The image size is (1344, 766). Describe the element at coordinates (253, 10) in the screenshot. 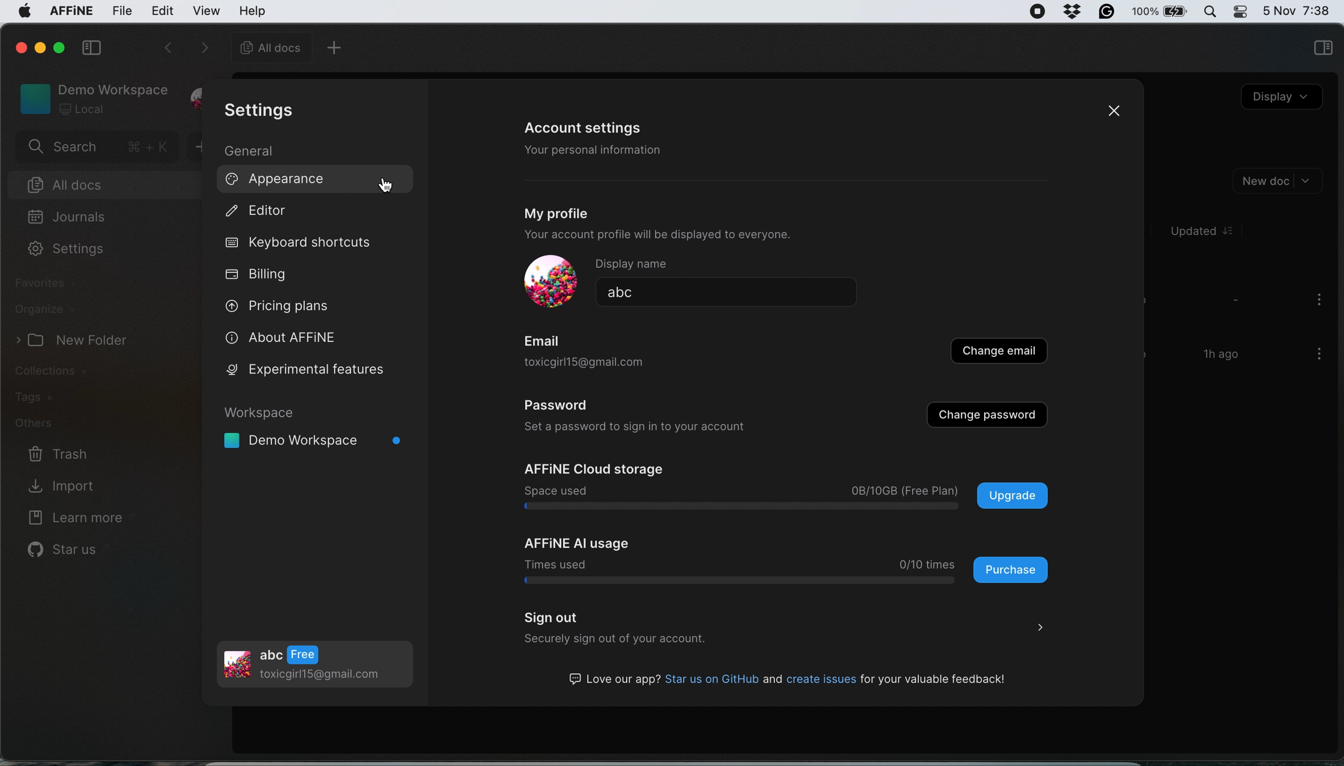

I see `help` at that location.